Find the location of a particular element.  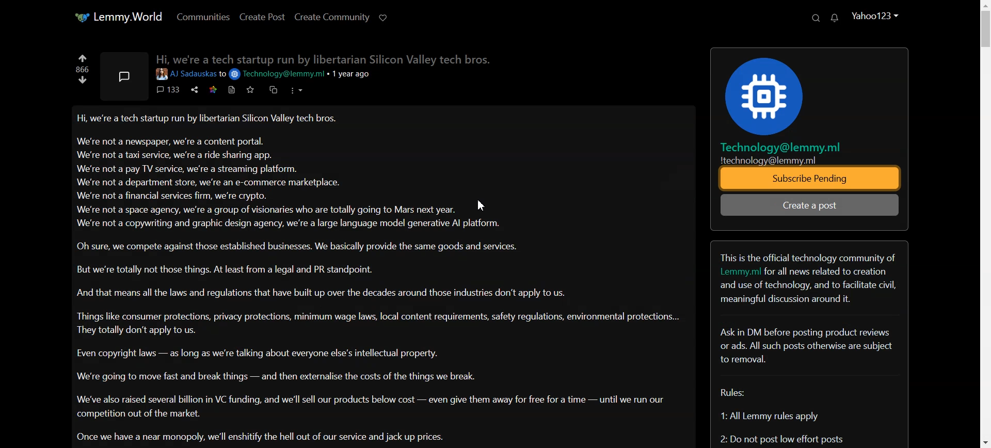

Up is located at coordinates (83, 58).